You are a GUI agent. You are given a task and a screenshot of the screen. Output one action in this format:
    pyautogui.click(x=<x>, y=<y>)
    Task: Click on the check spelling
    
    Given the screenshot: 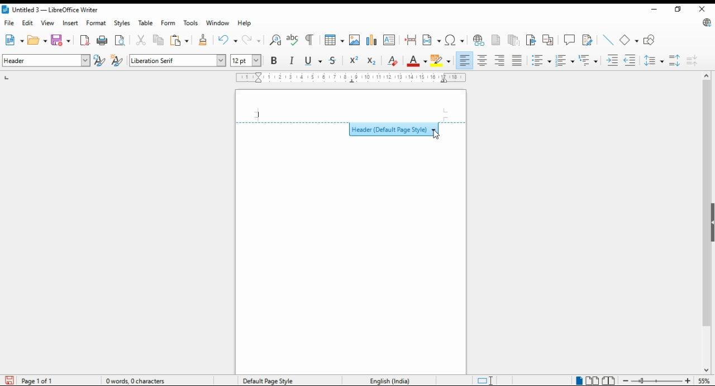 What is the action you would take?
    pyautogui.click(x=293, y=40)
    